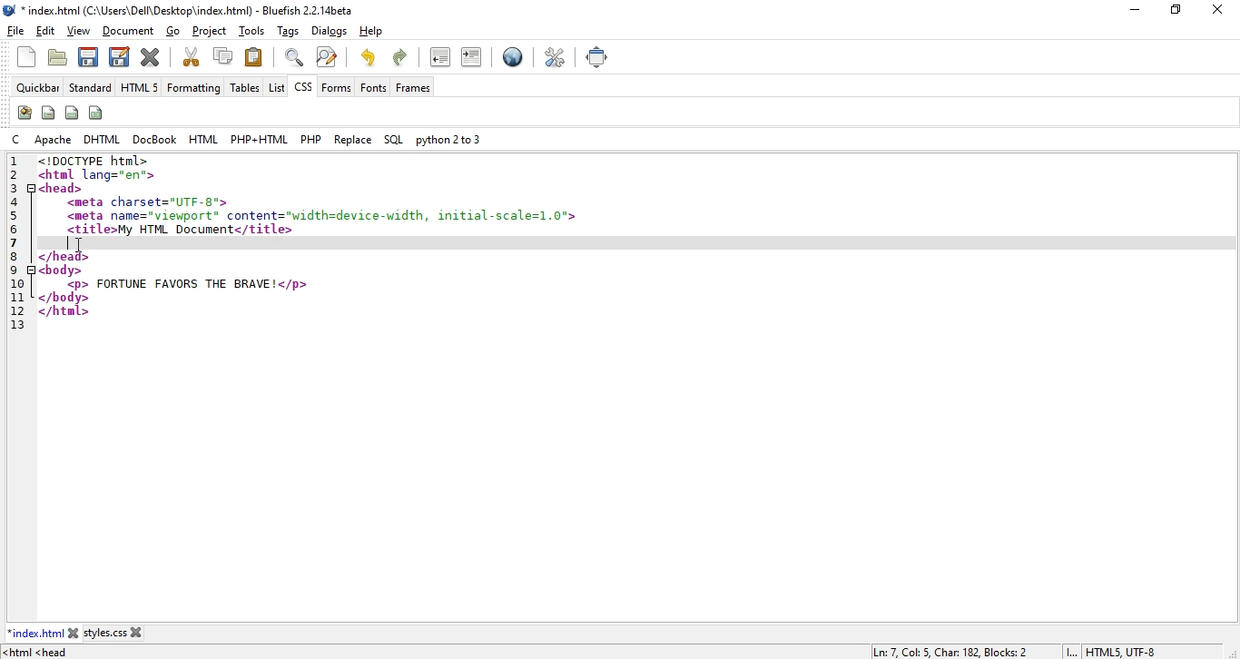 The height and width of the screenshot is (659, 1240). I want to click on php-html, so click(259, 140).